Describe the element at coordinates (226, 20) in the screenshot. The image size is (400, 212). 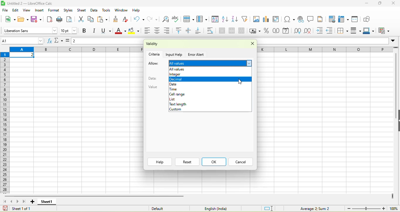
I see `sort ascending` at that location.